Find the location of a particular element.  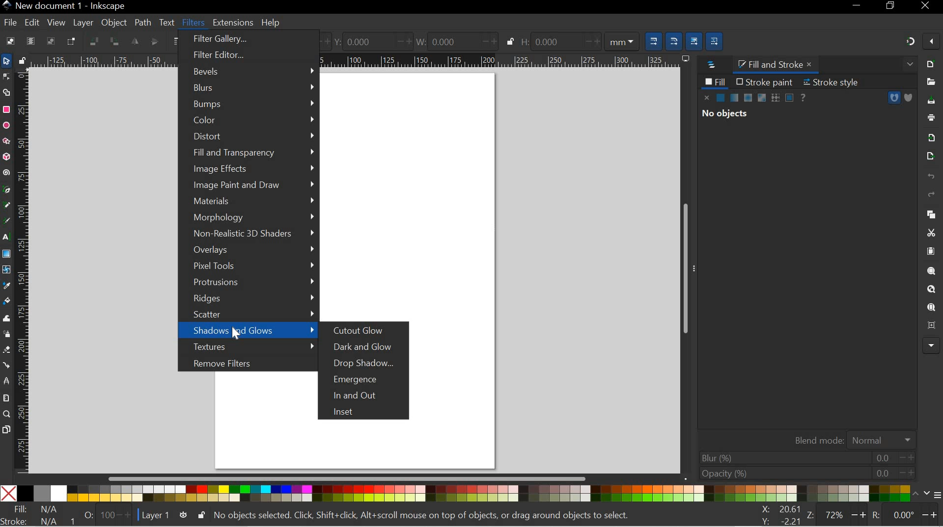

BLURS is located at coordinates (248, 88).